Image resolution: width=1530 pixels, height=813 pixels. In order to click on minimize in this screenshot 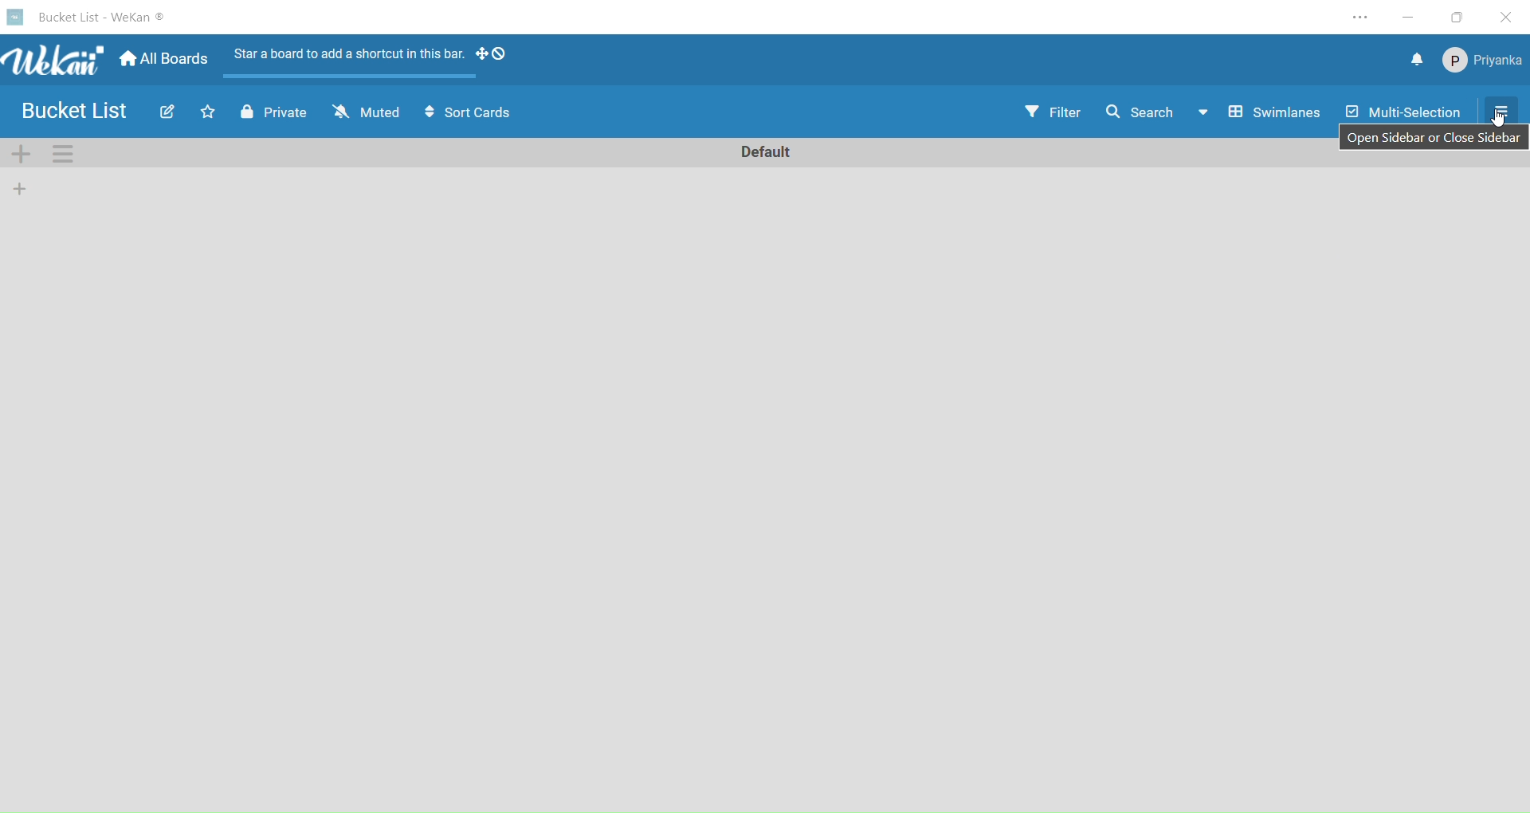, I will do `click(1411, 18)`.